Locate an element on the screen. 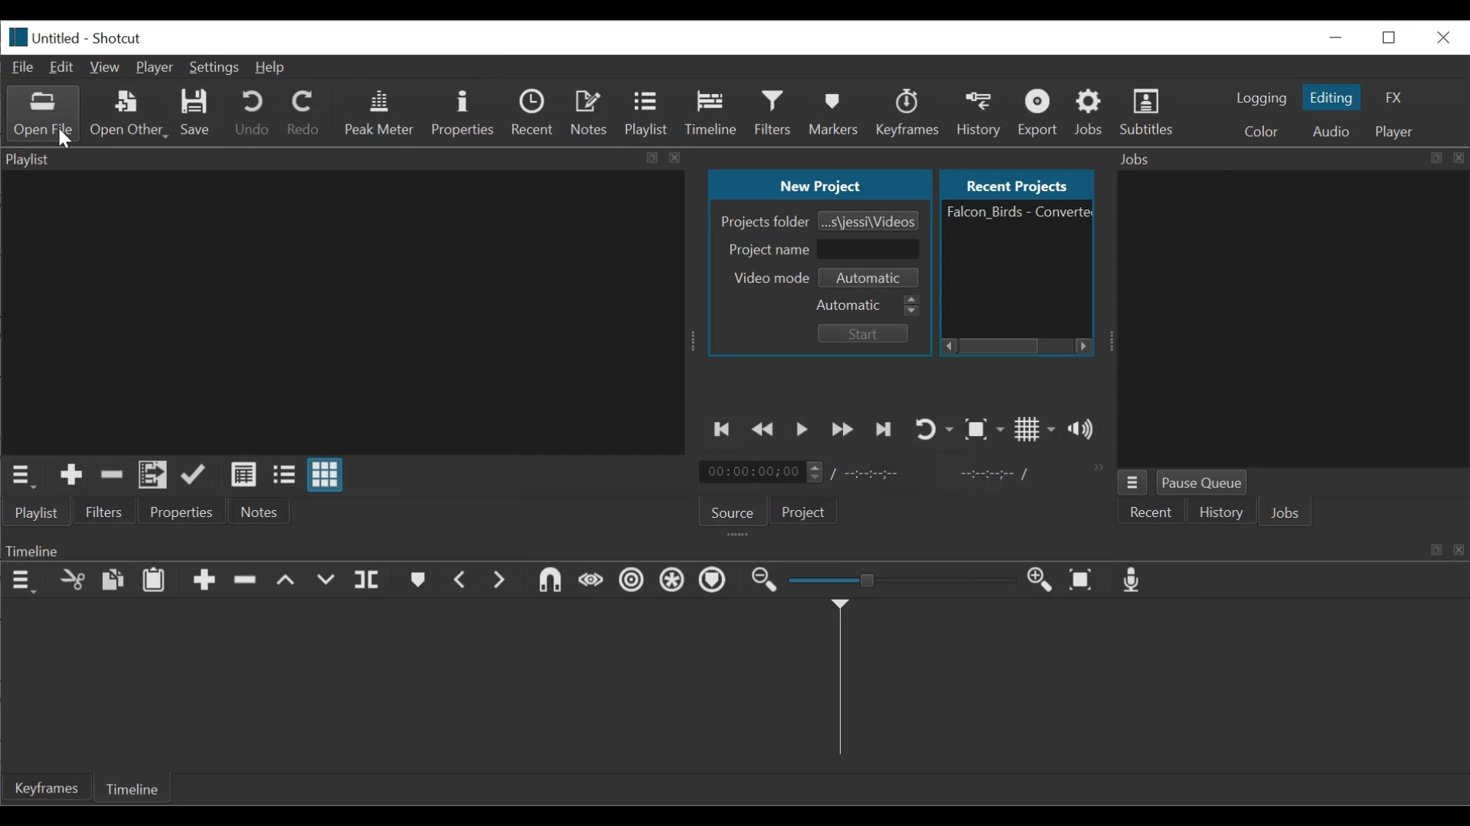  Untitled - Shotcut is located at coordinates (93, 38).